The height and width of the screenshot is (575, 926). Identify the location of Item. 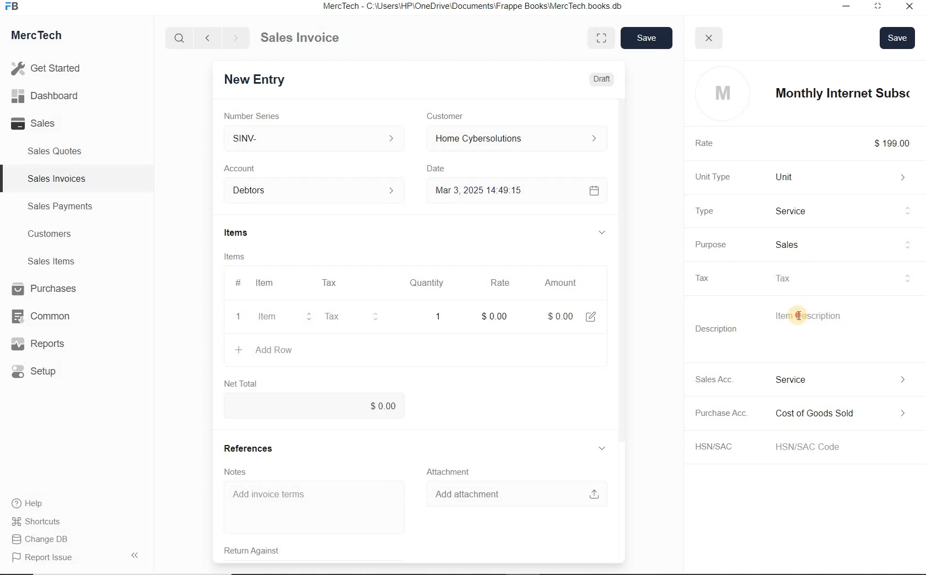
(266, 283).